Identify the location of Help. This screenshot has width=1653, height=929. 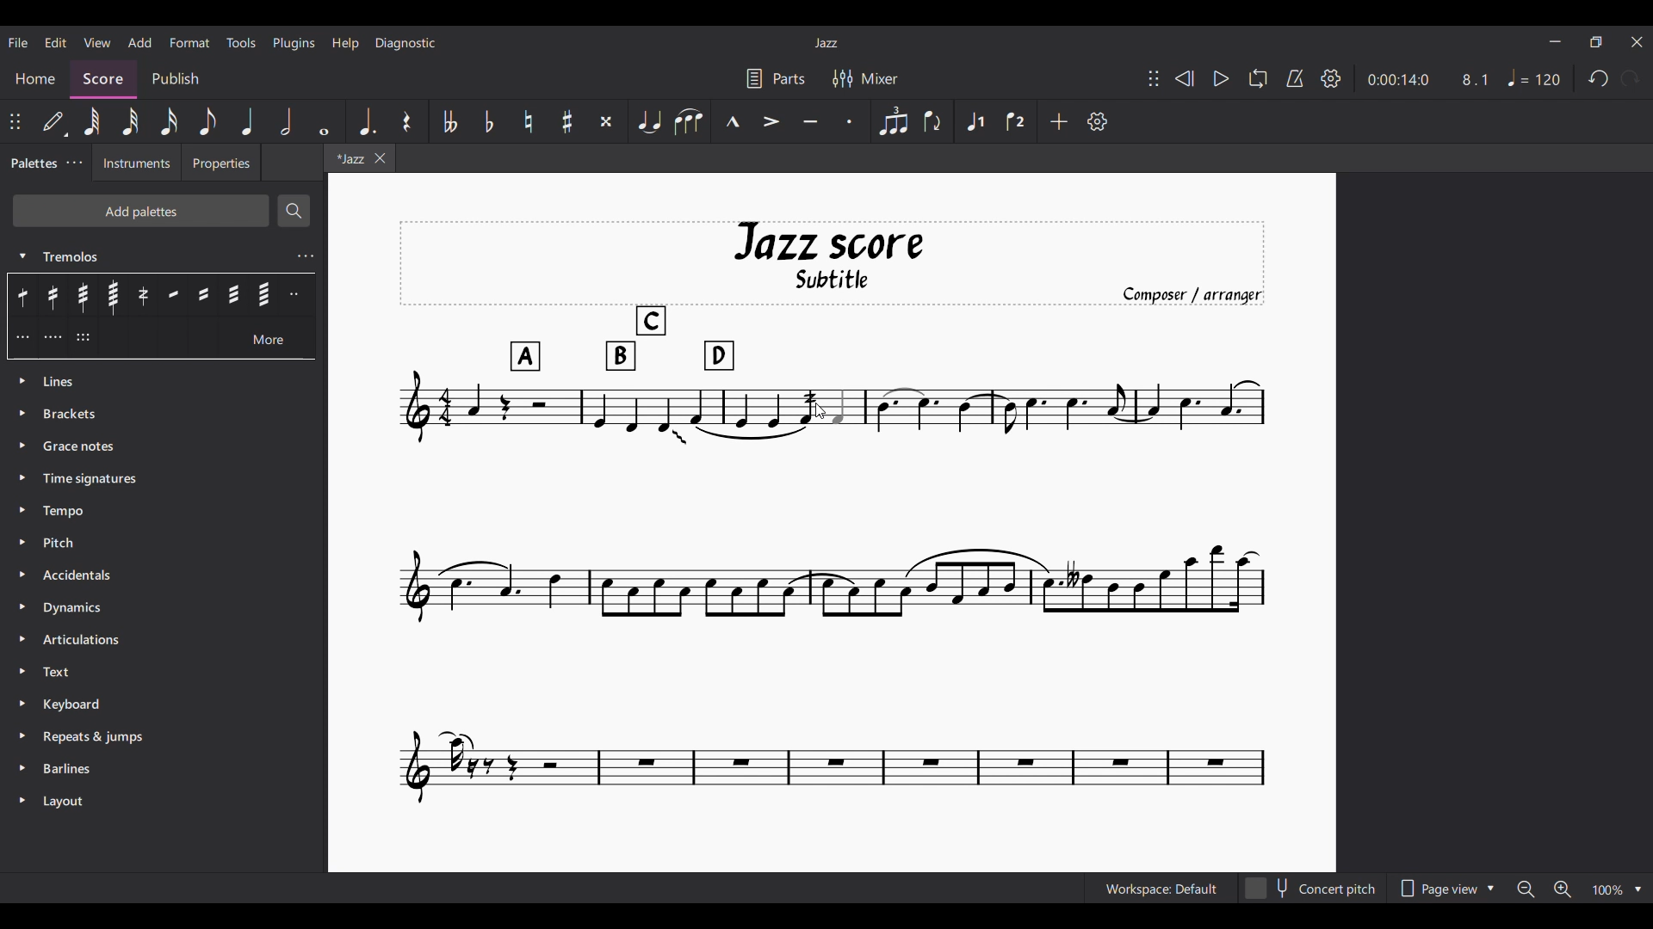
(346, 44).